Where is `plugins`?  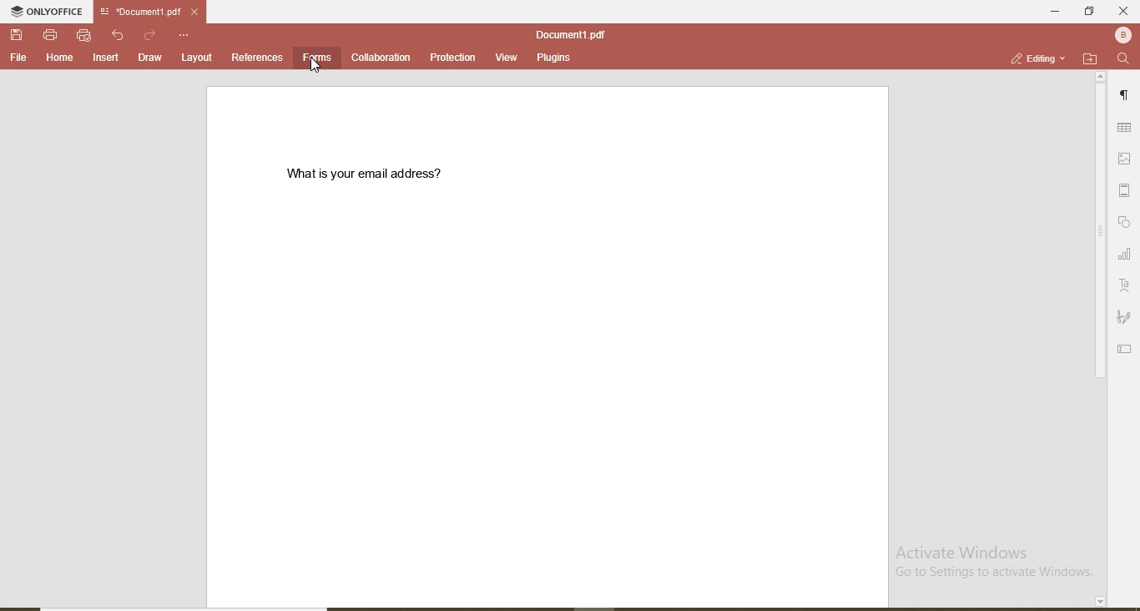
plugins is located at coordinates (552, 59).